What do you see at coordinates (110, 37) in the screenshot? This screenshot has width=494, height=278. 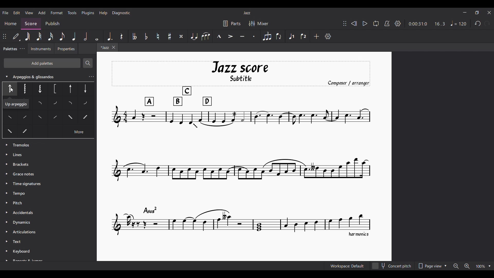 I see `Augmentation dot` at bounding box center [110, 37].